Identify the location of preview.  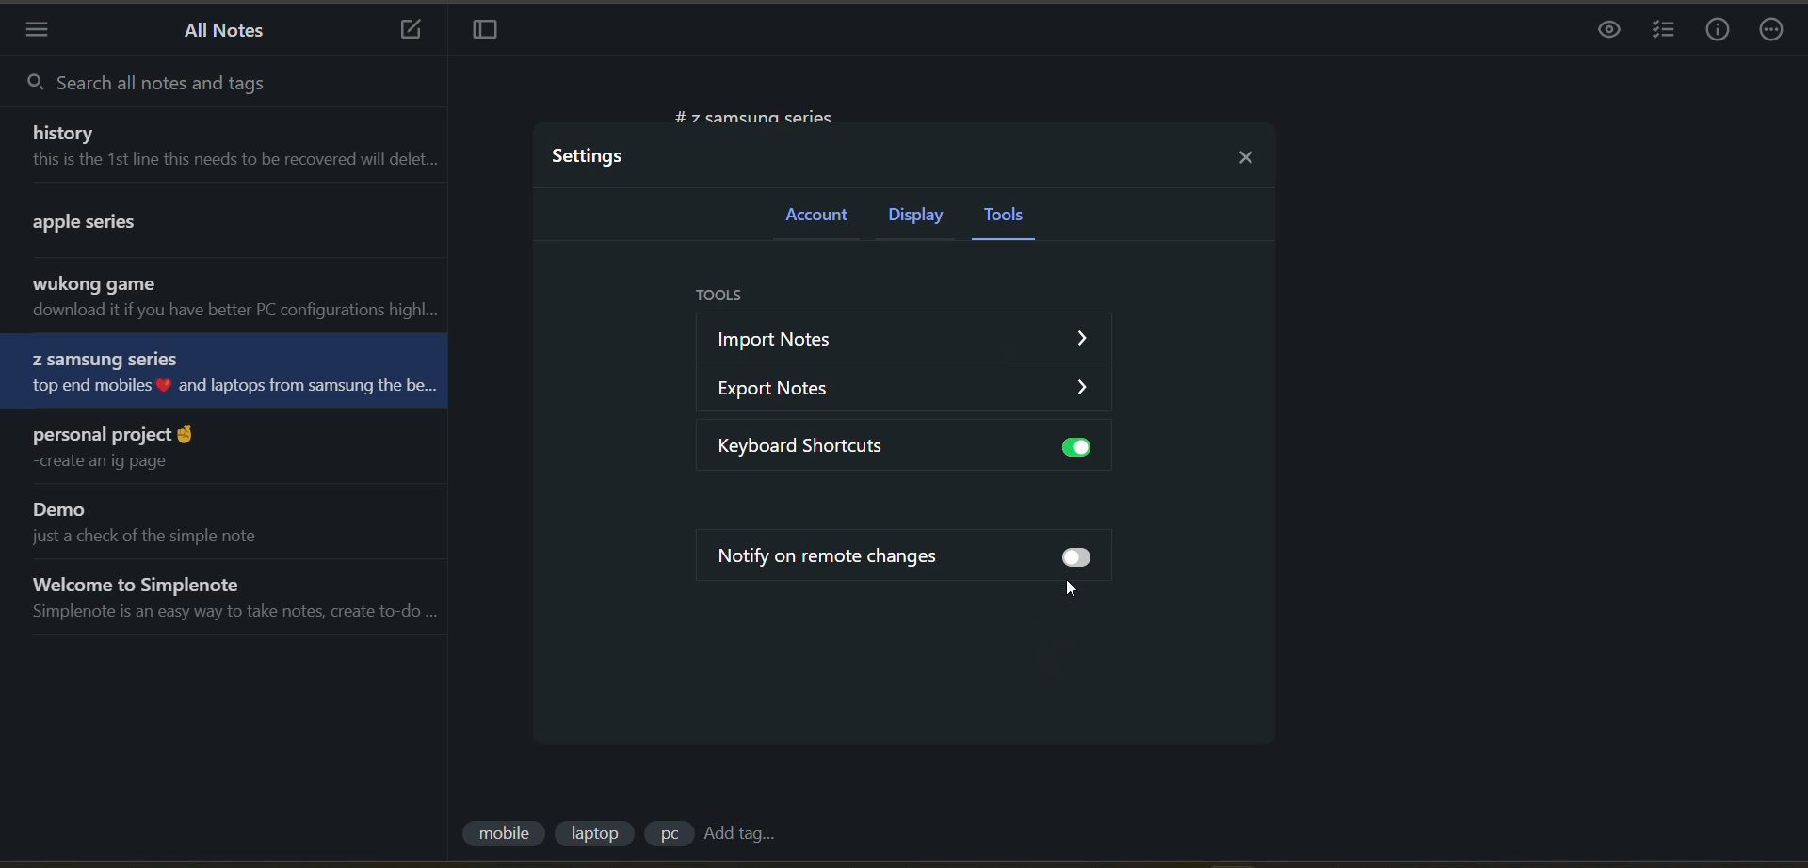
(1604, 34).